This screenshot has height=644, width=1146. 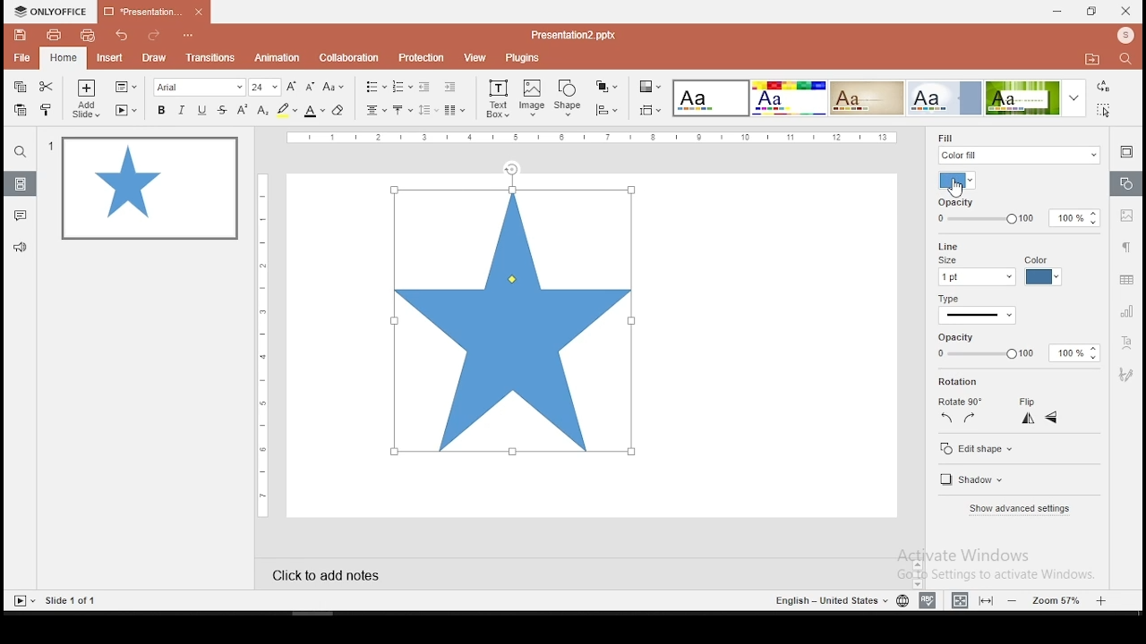 What do you see at coordinates (1126, 11) in the screenshot?
I see `close window` at bounding box center [1126, 11].